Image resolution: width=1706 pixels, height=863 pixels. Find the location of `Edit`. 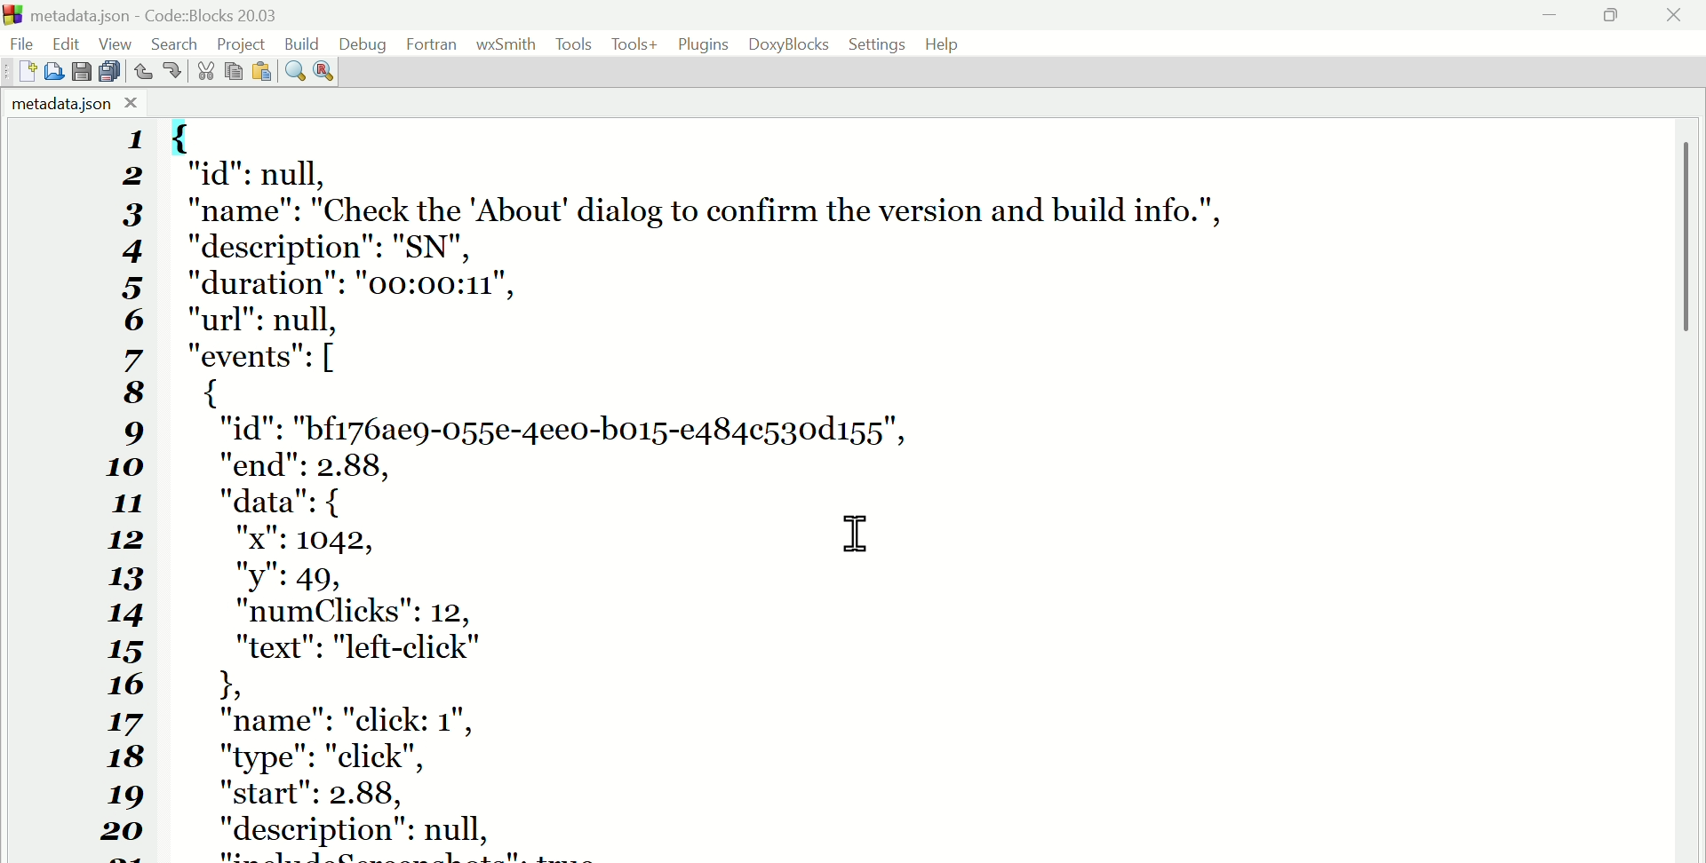

Edit is located at coordinates (68, 43).